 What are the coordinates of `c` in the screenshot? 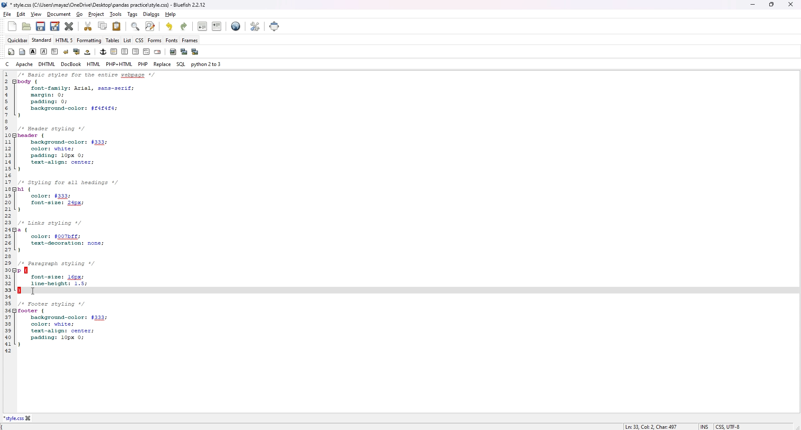 It's located at (8, 64).